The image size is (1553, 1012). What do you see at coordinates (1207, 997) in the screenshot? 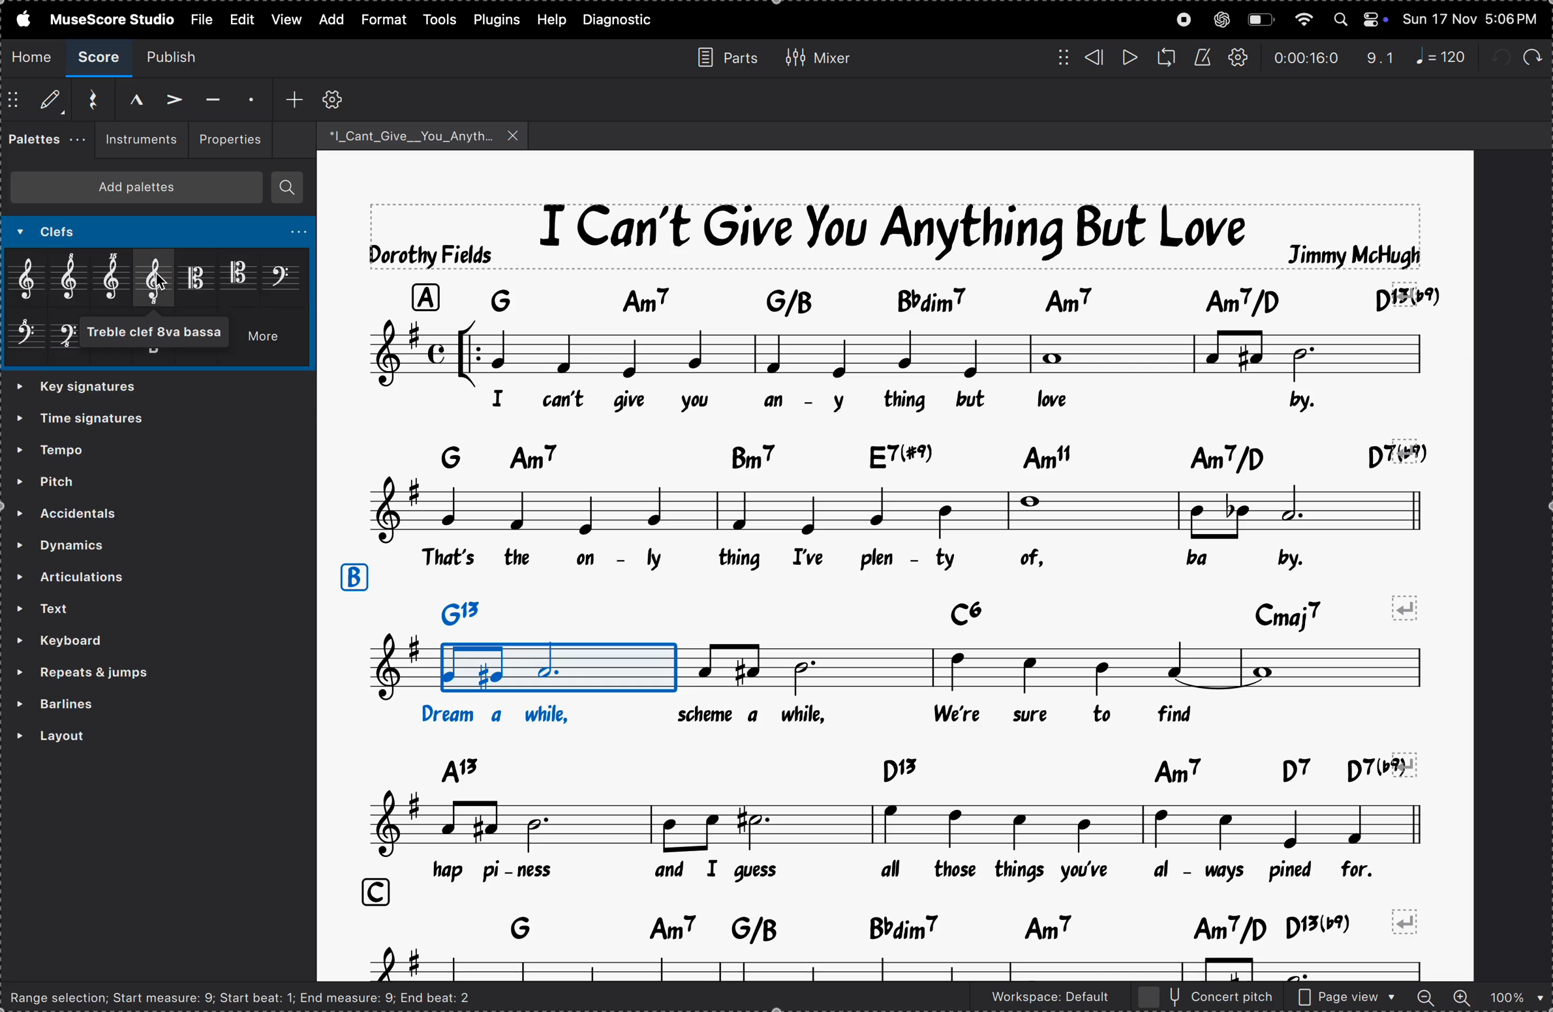
I see `concert pitch` at bounding box center [1207, 997].